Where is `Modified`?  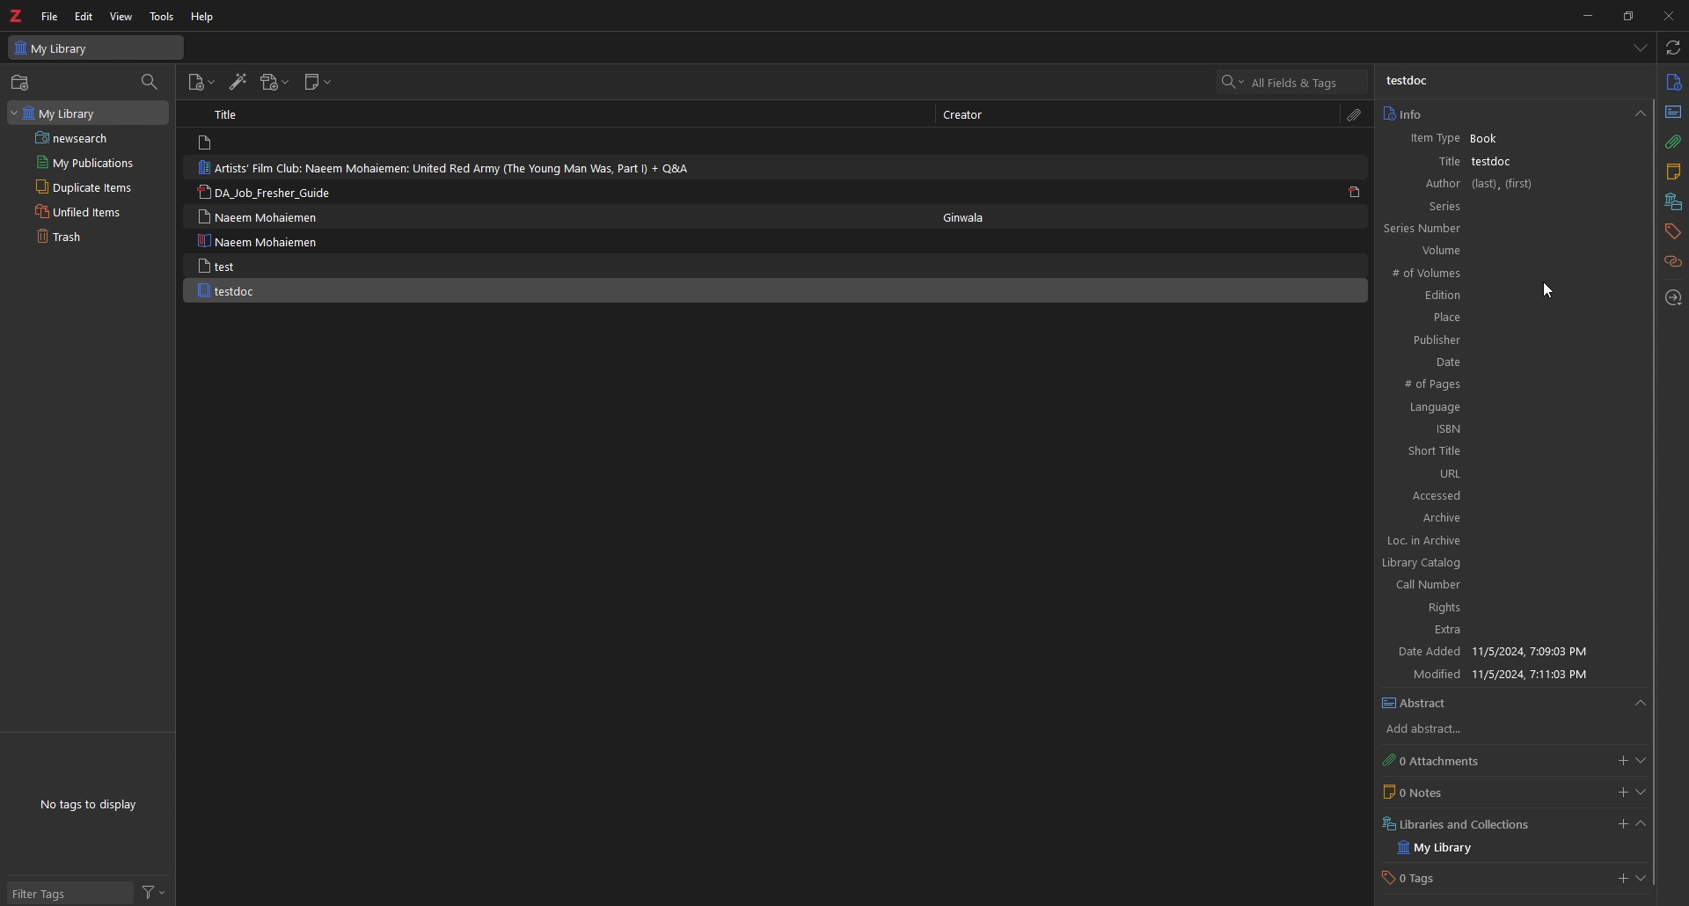
Modified is located at coordinates (1434, 675).